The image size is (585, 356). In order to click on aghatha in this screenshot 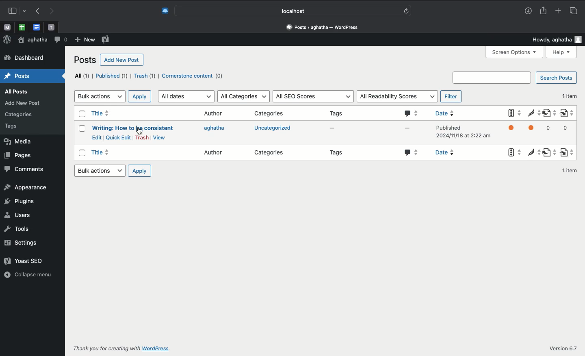, I will do `click(32, 40)`.